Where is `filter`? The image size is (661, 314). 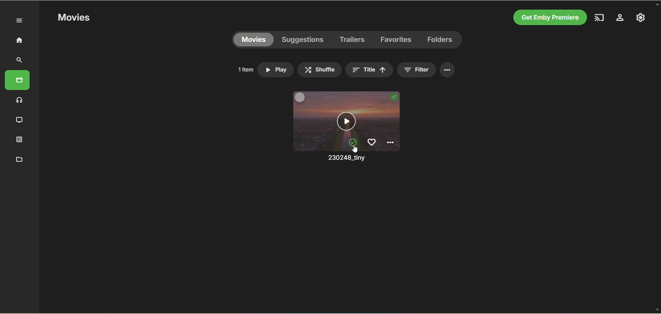
filter is located at coordinates (418, 70).